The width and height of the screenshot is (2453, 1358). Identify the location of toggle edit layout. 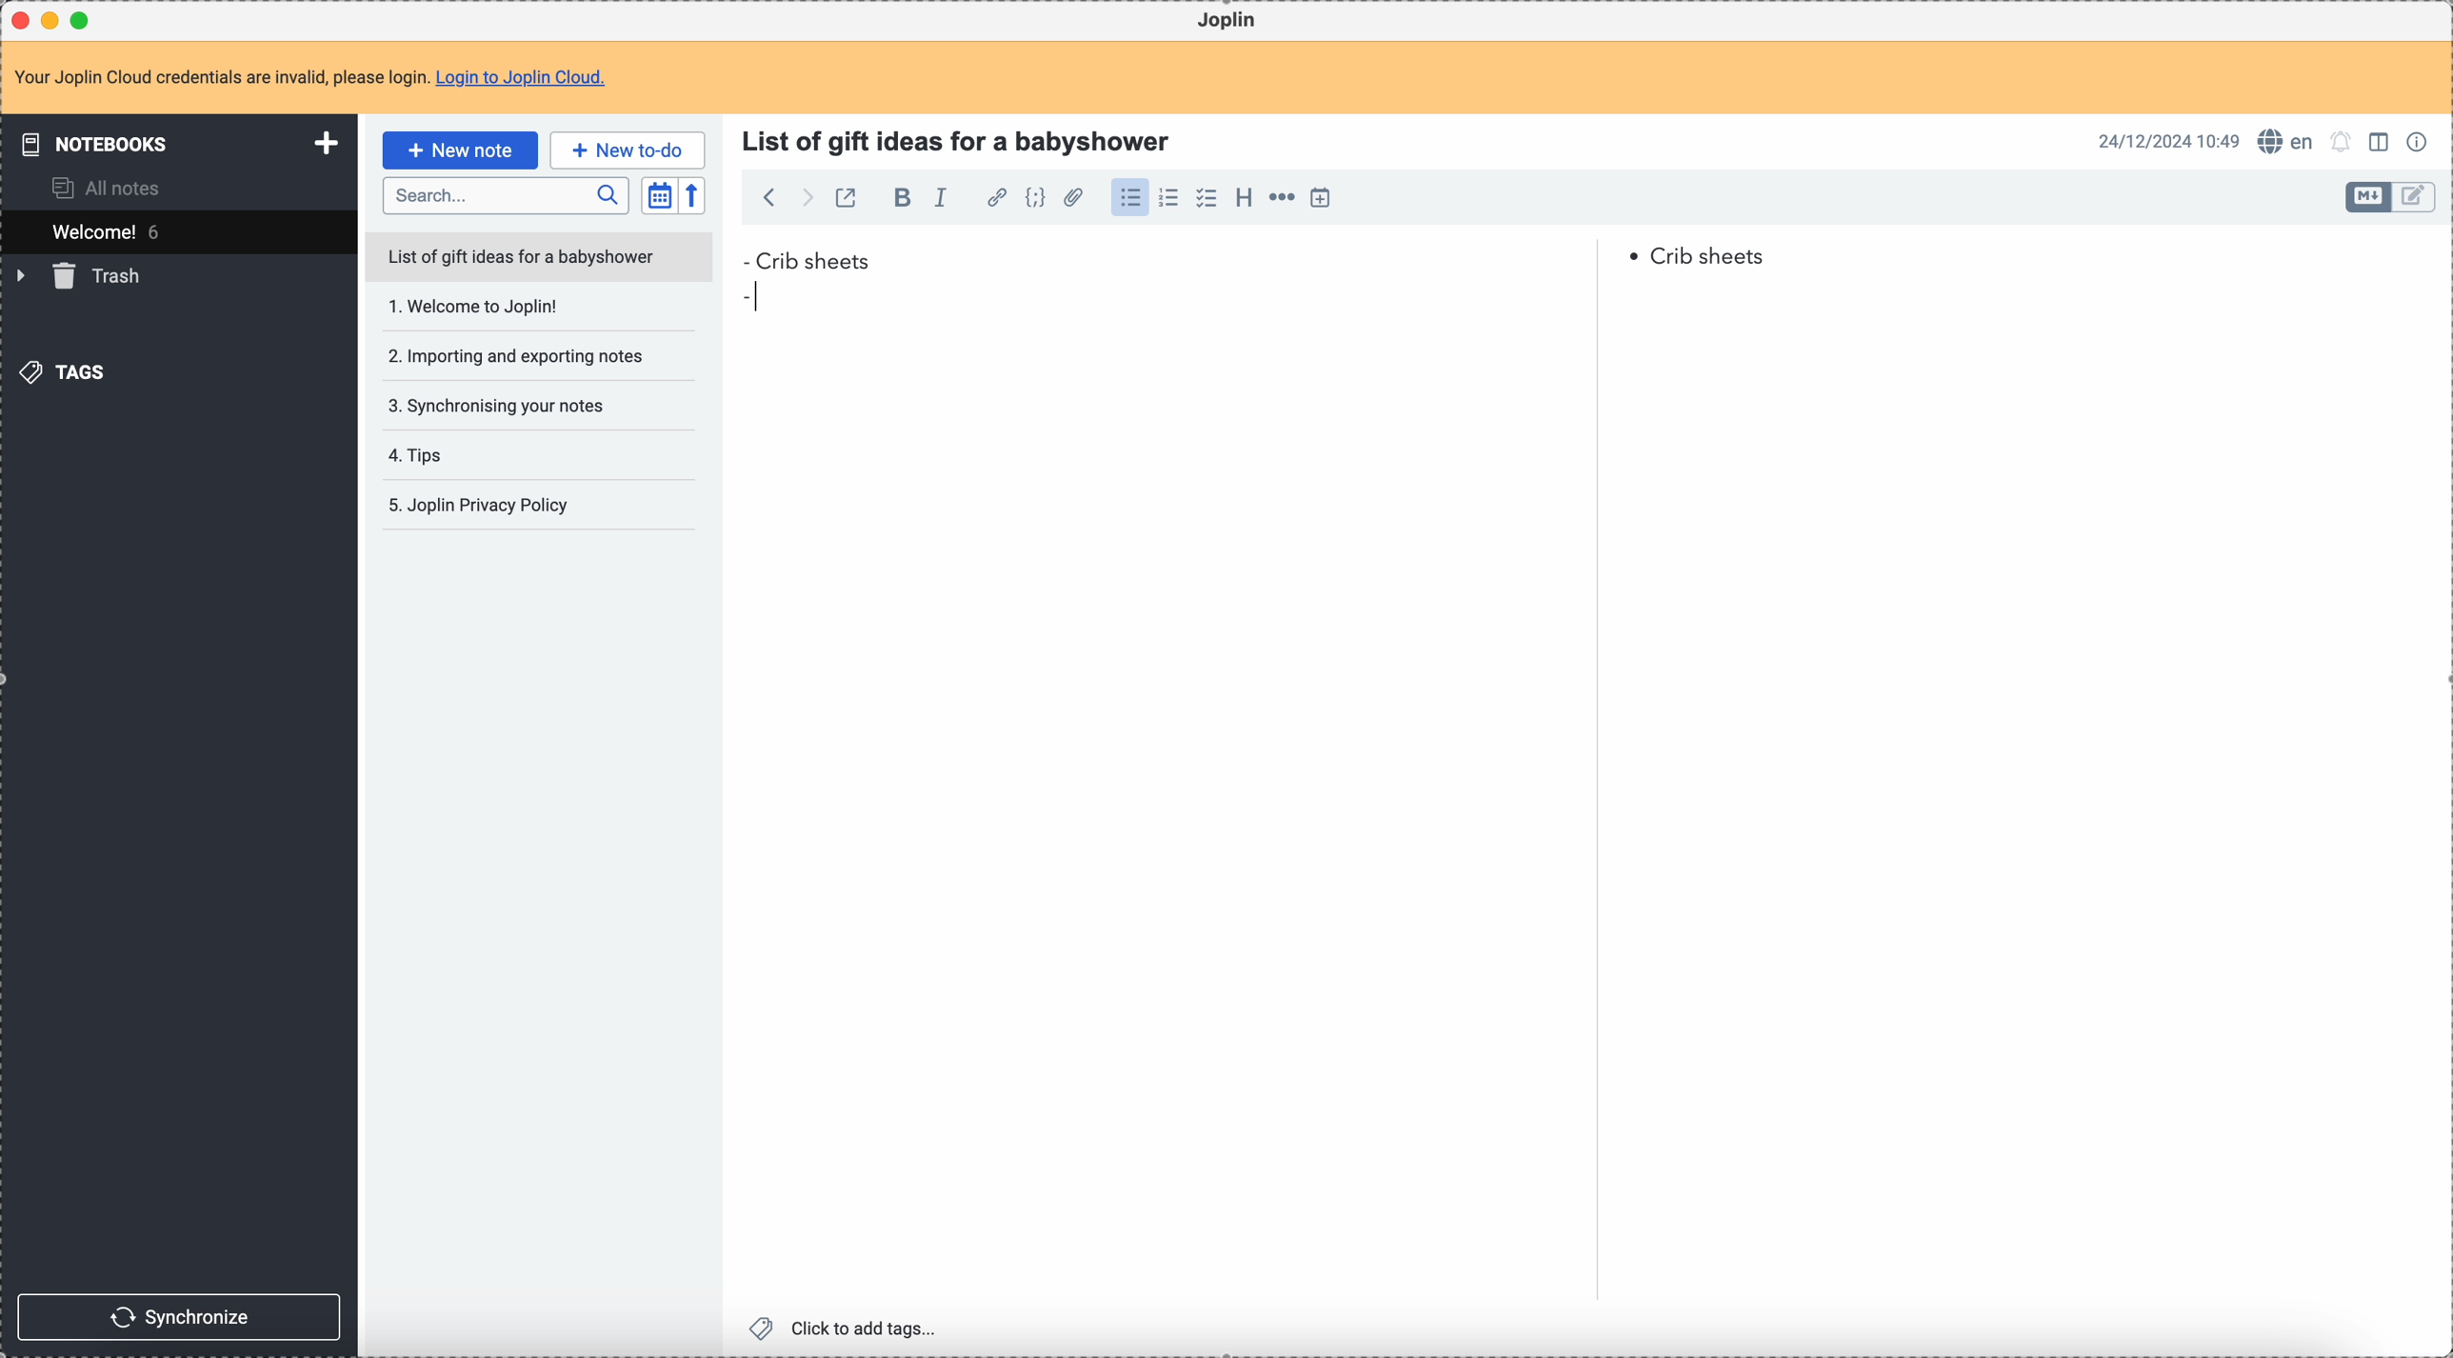
(2415, 197).